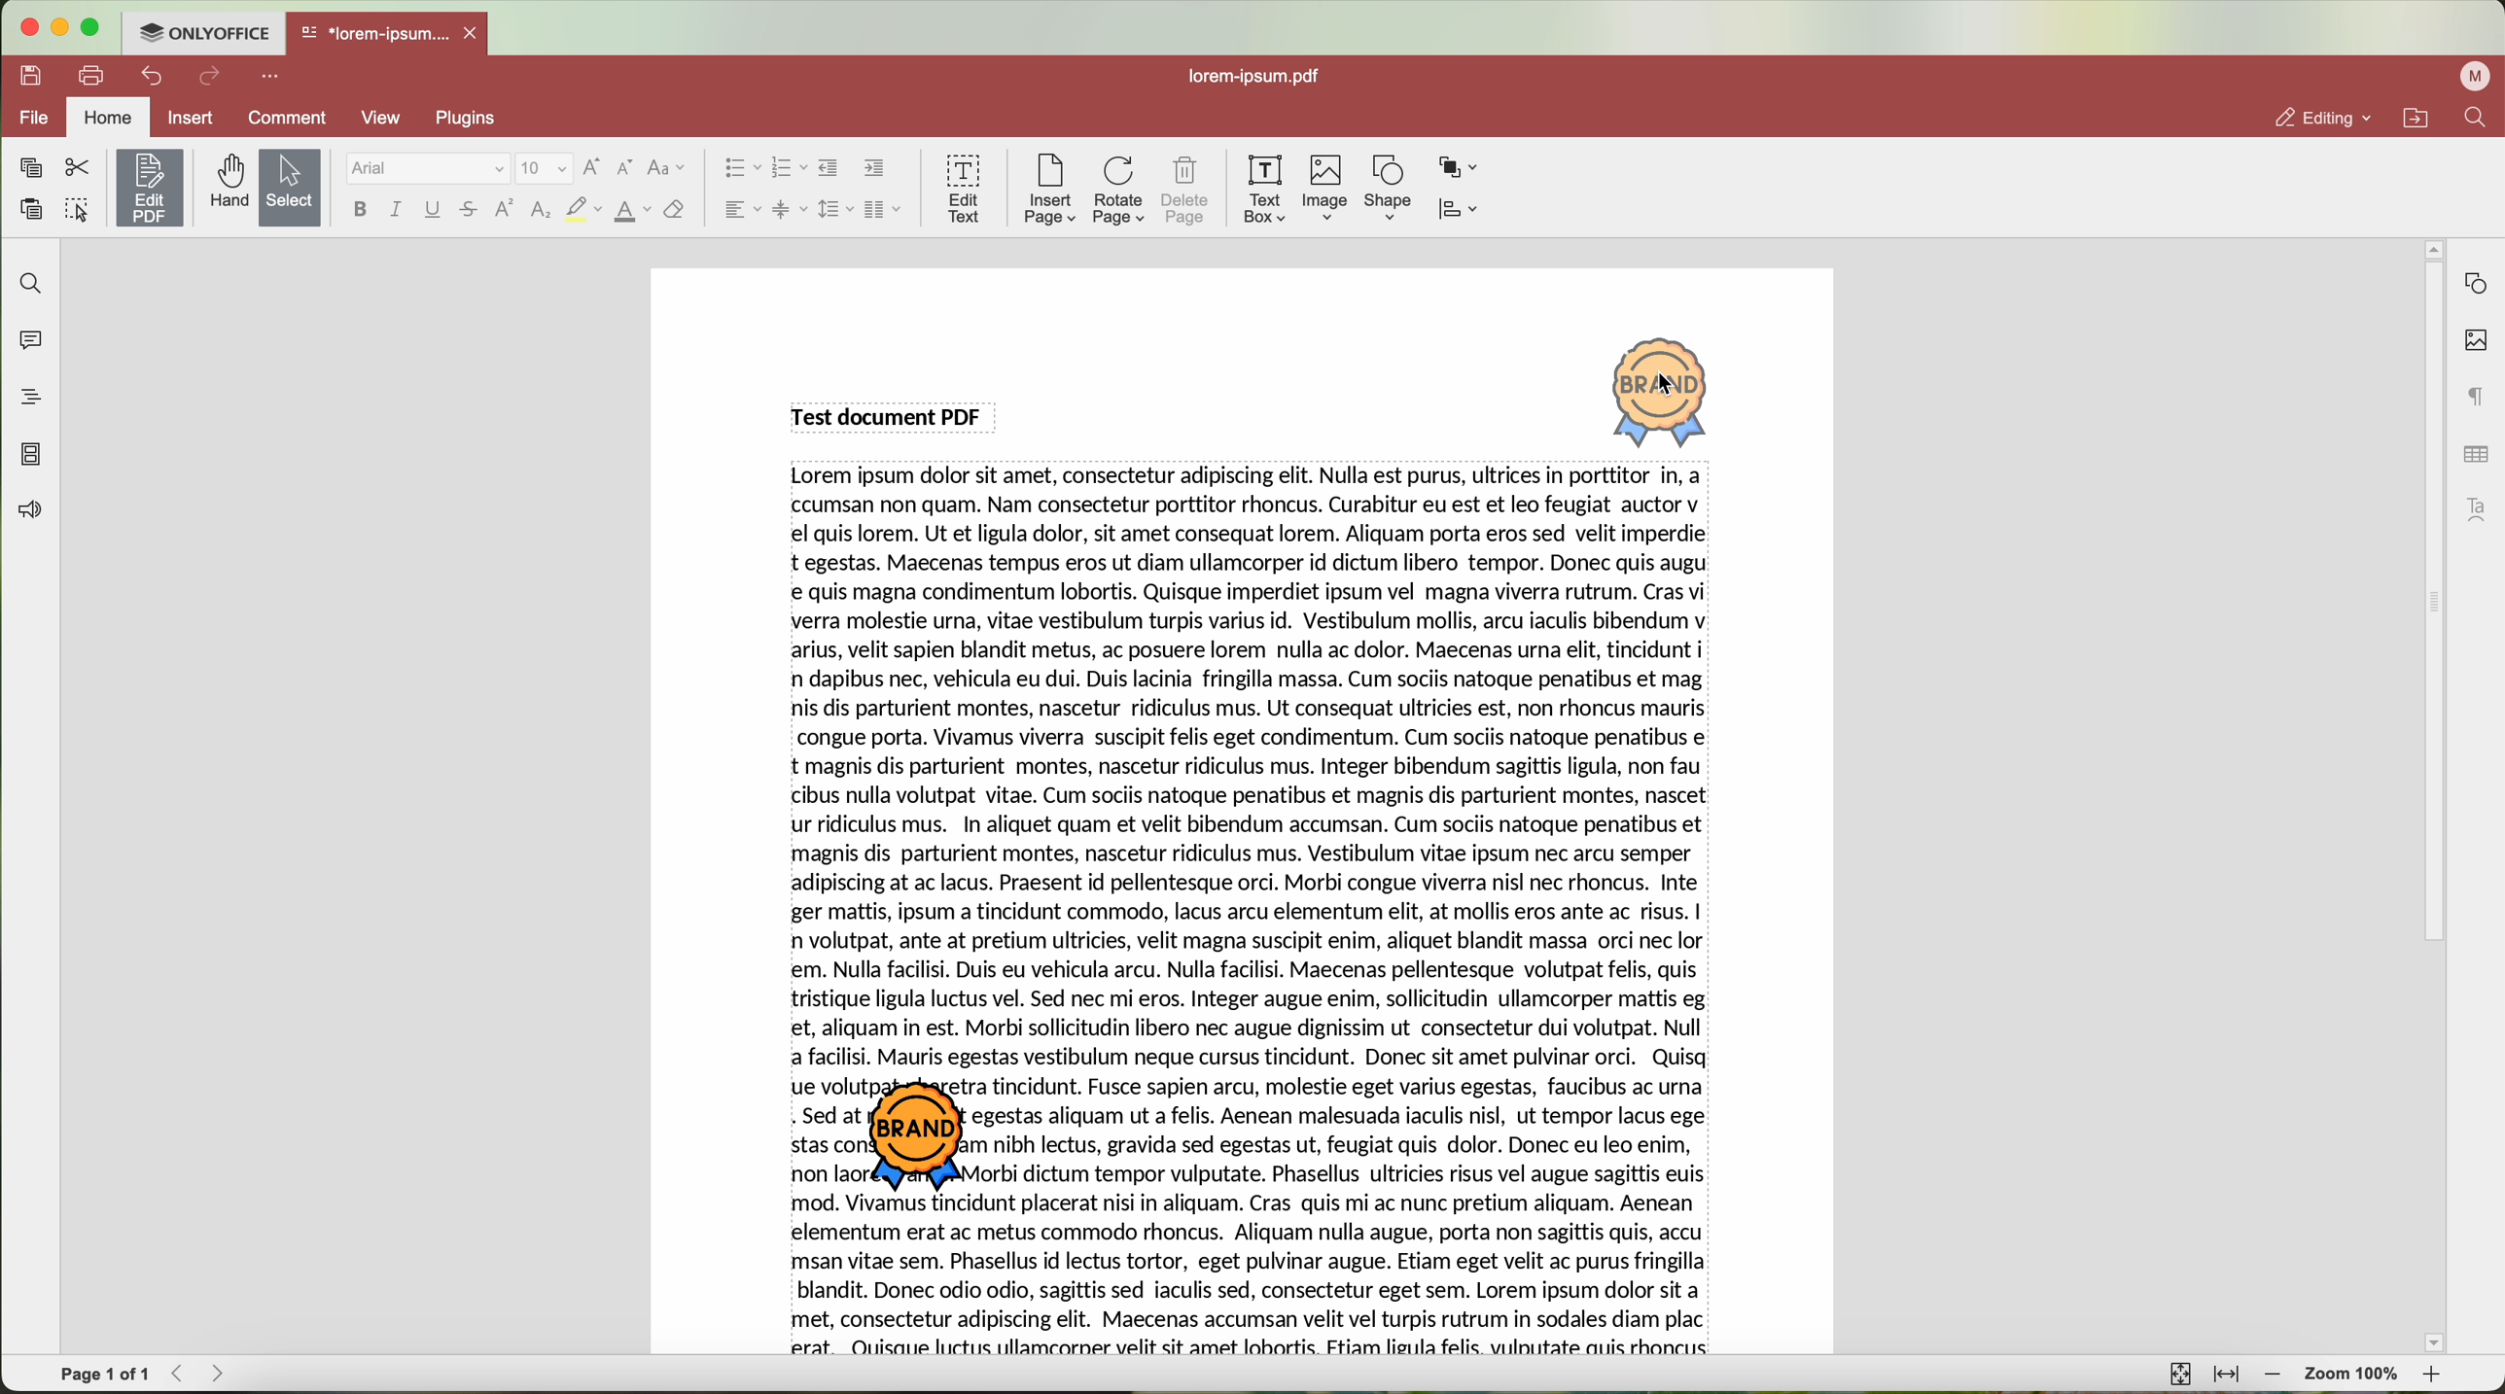  I want to click on insert page, so click(1048, 190).